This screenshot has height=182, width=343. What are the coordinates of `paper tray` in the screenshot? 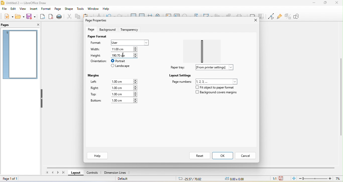 It's located at (177, 67).